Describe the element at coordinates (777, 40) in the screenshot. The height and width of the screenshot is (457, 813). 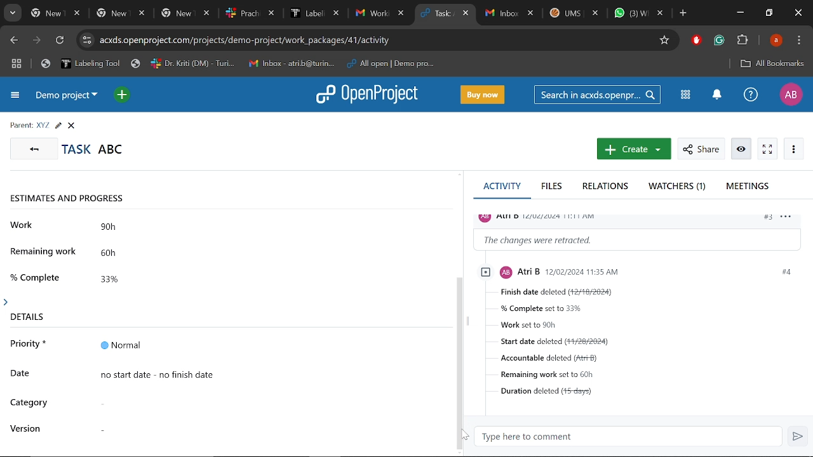
I see `Profile` at that location.